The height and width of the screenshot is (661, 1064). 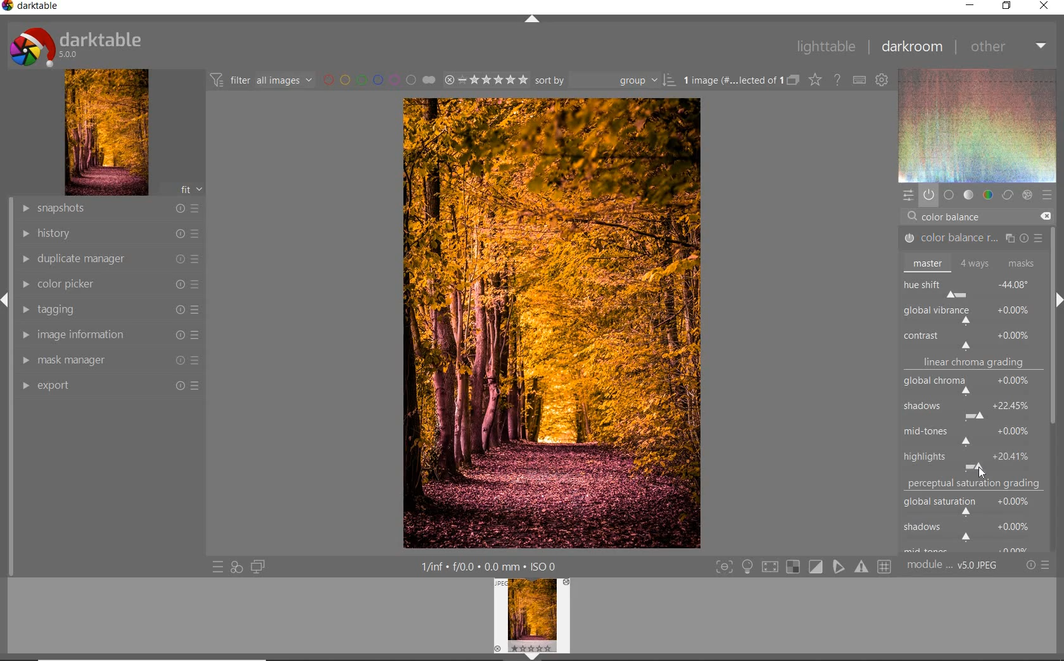 What do you see at coordinates (551, 324) in the screenshot?
I see ` a subtle split-tone effect for highlights and shadows added` at bounding box center [551, 324].